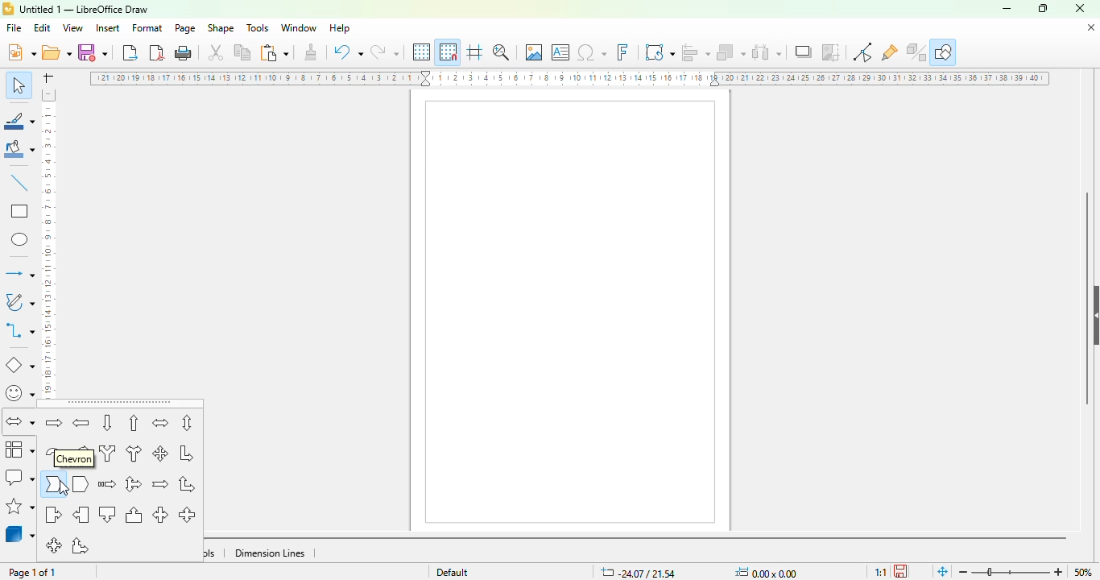 Image resolution: width=1100 pixels, height=580 pixels. What do you see at coordinates (134, 454) in the screenshot?
I see `right or left arrow` at bounding box center [134, 454].